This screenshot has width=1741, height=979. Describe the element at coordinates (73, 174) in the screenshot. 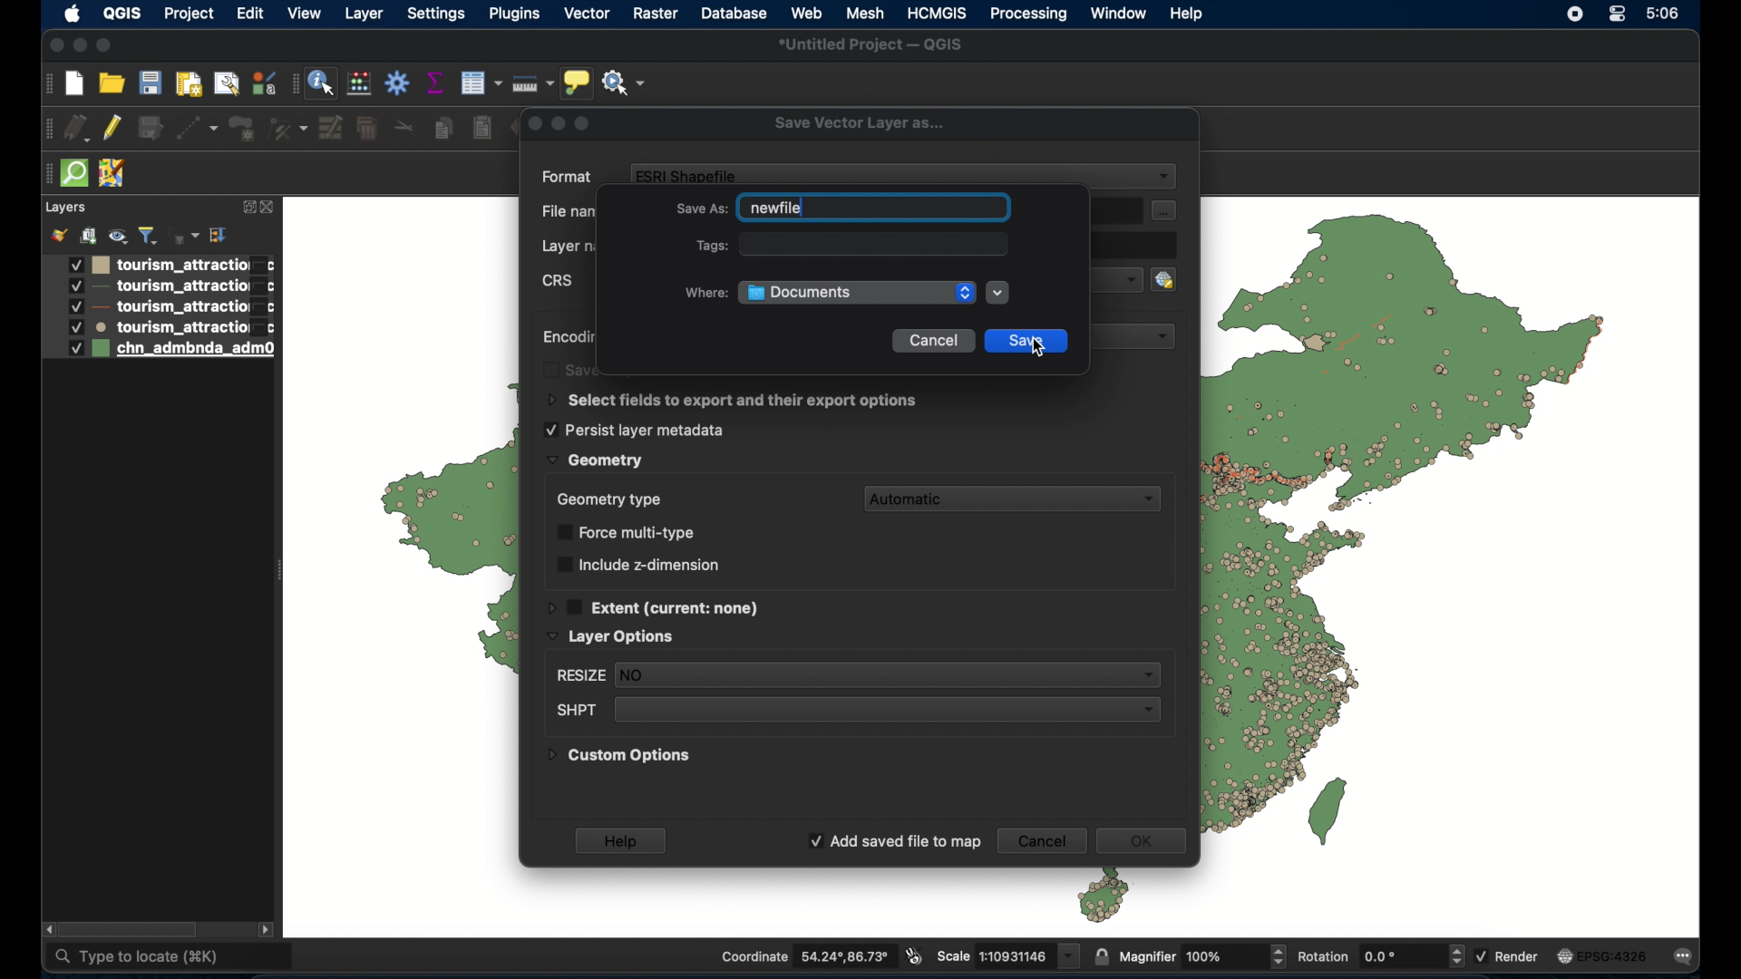

I see `quick osm` at that location.